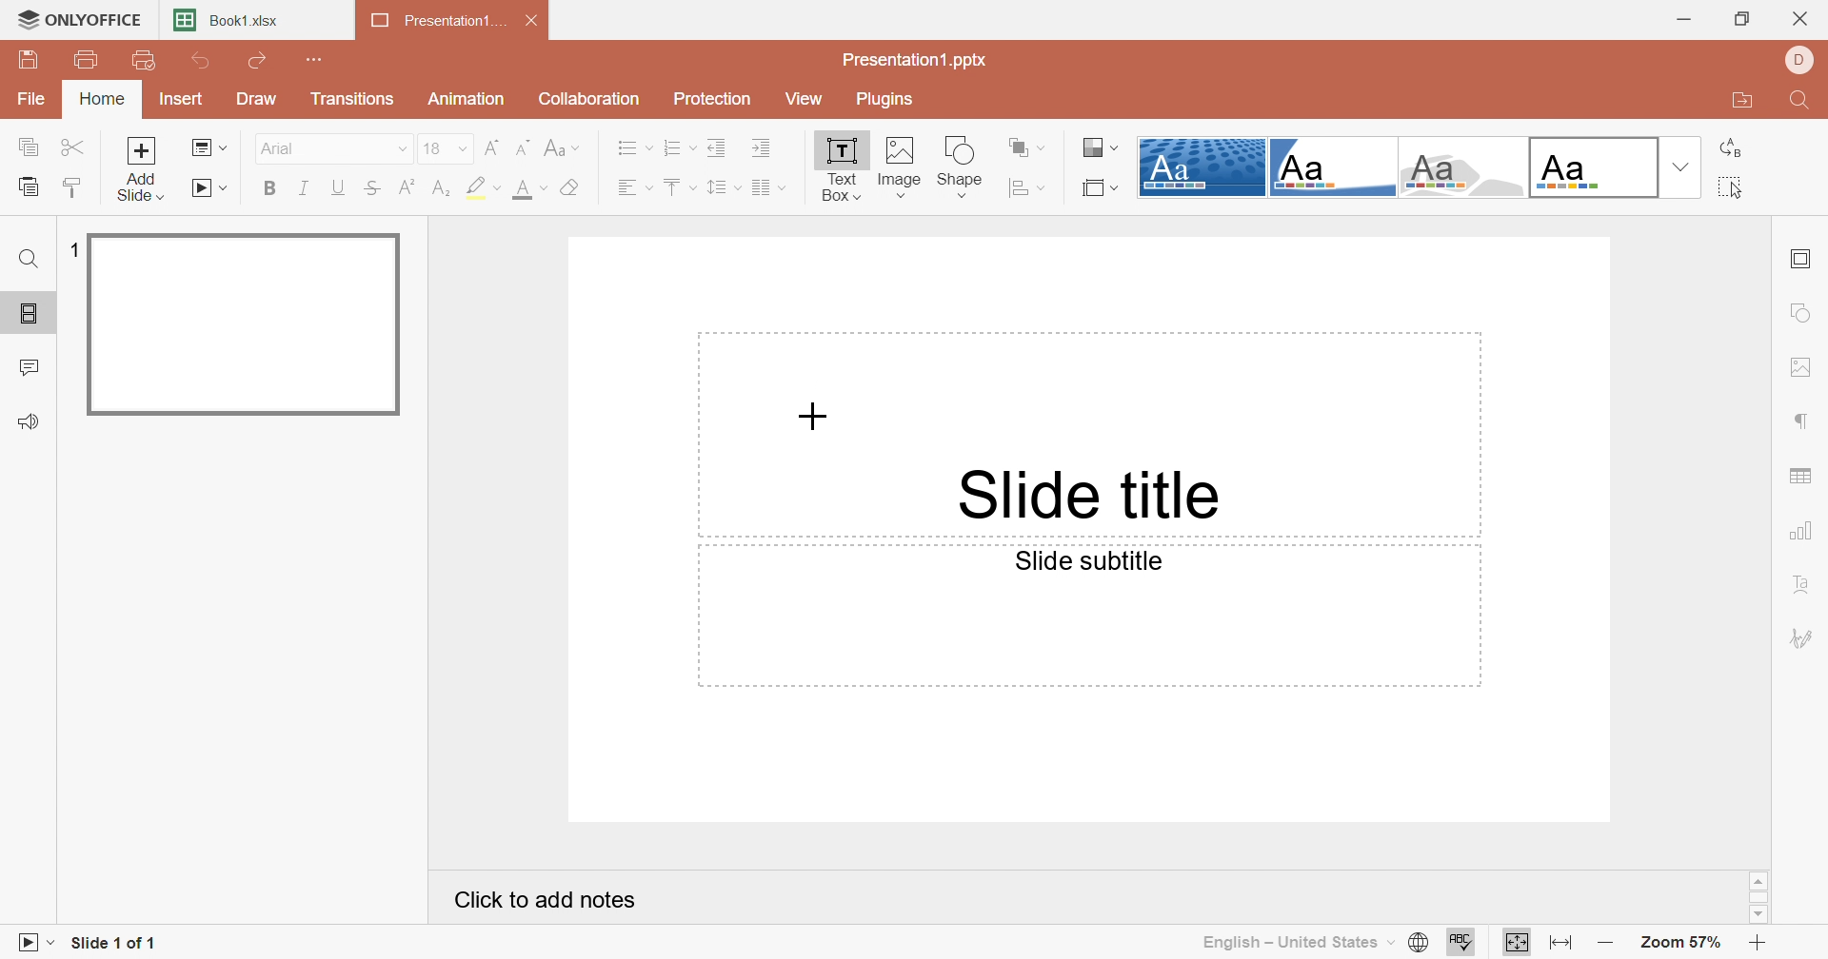 Image resolution: width=1828 pixels, height=959 pixels. I want to click on Change slide layout, so click(209, 148).